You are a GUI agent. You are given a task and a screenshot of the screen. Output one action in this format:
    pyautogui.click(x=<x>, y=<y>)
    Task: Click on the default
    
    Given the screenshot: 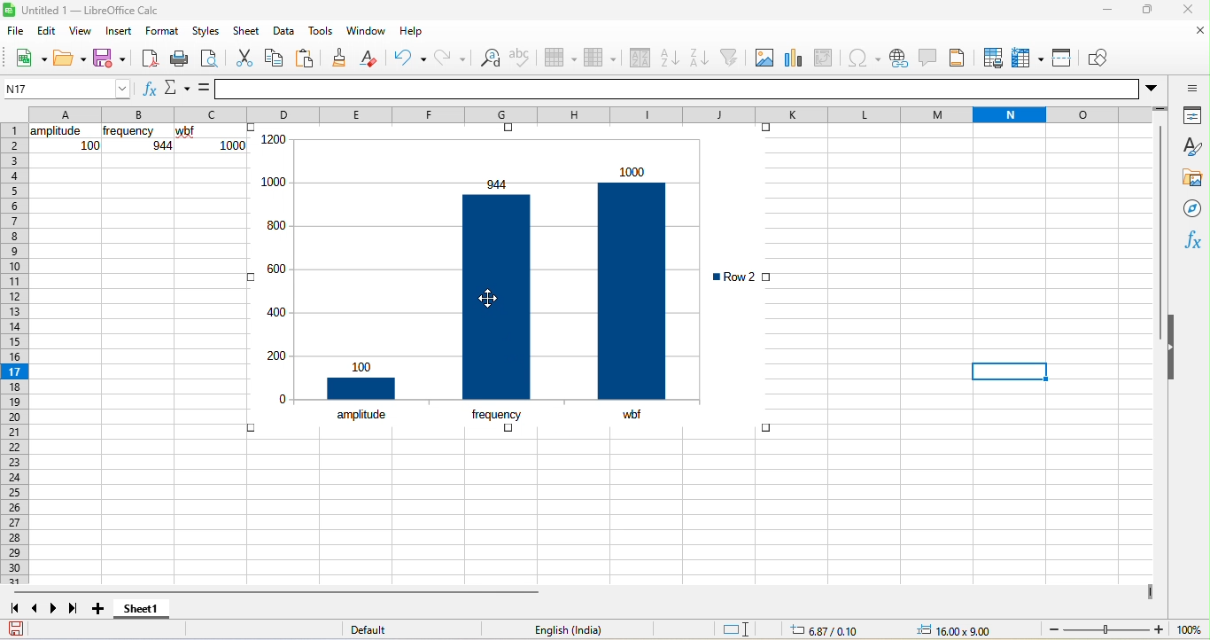 What is the action you would take?
    pyautogui.click(x=380, y=630)
    